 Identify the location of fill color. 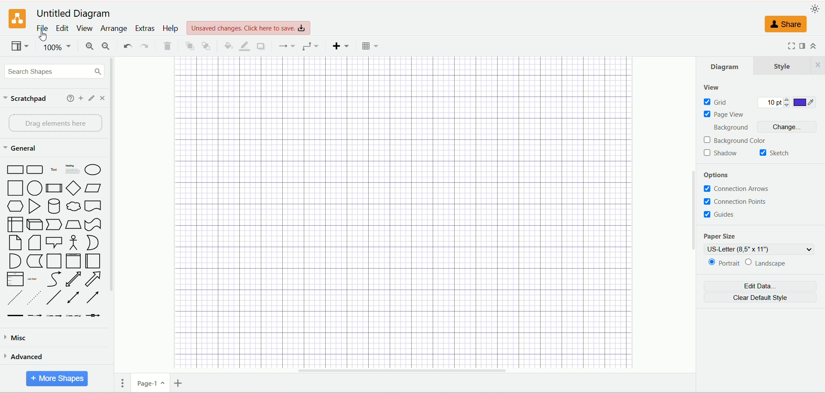
(226, 45).